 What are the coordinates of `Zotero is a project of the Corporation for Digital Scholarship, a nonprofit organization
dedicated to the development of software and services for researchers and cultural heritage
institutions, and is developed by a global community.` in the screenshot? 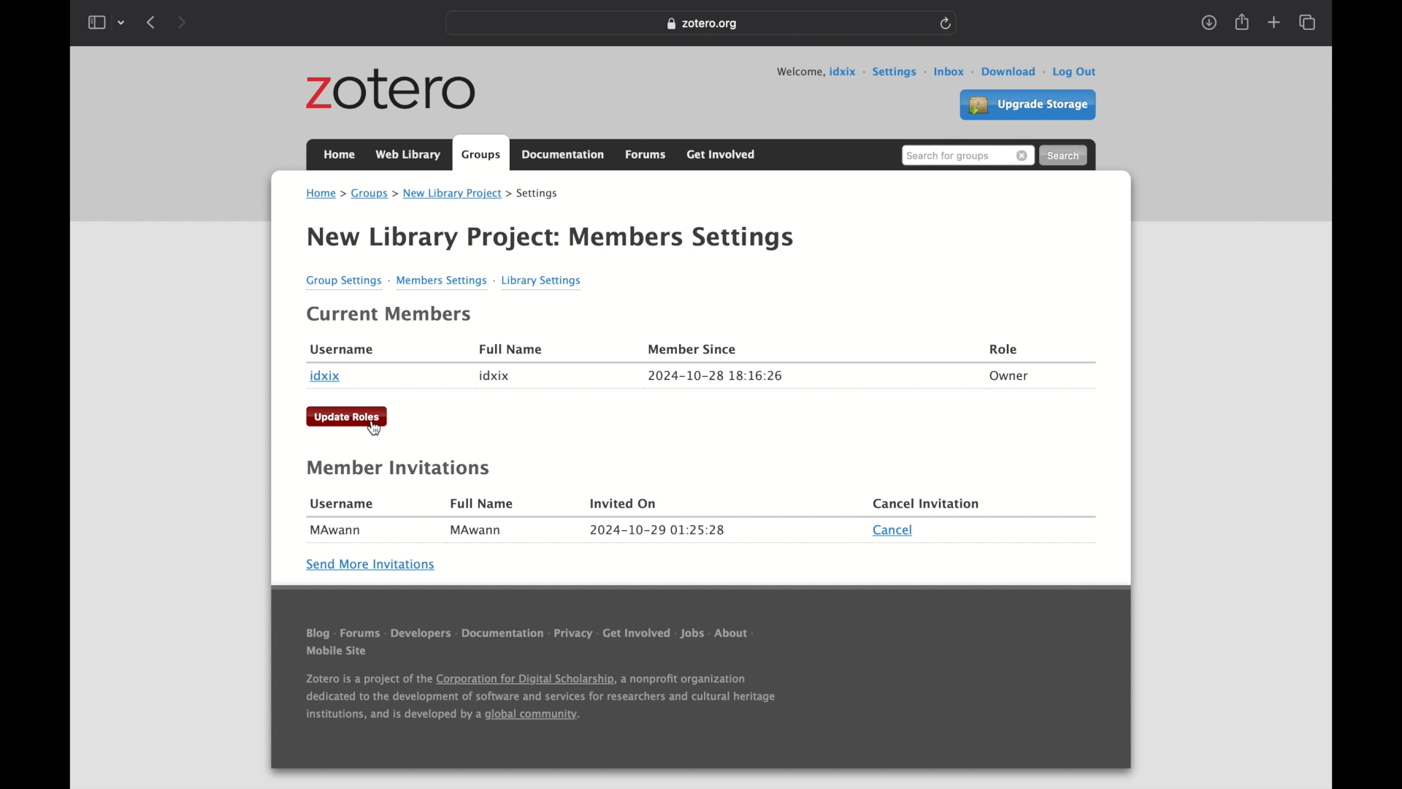 It's located at (540, 699).